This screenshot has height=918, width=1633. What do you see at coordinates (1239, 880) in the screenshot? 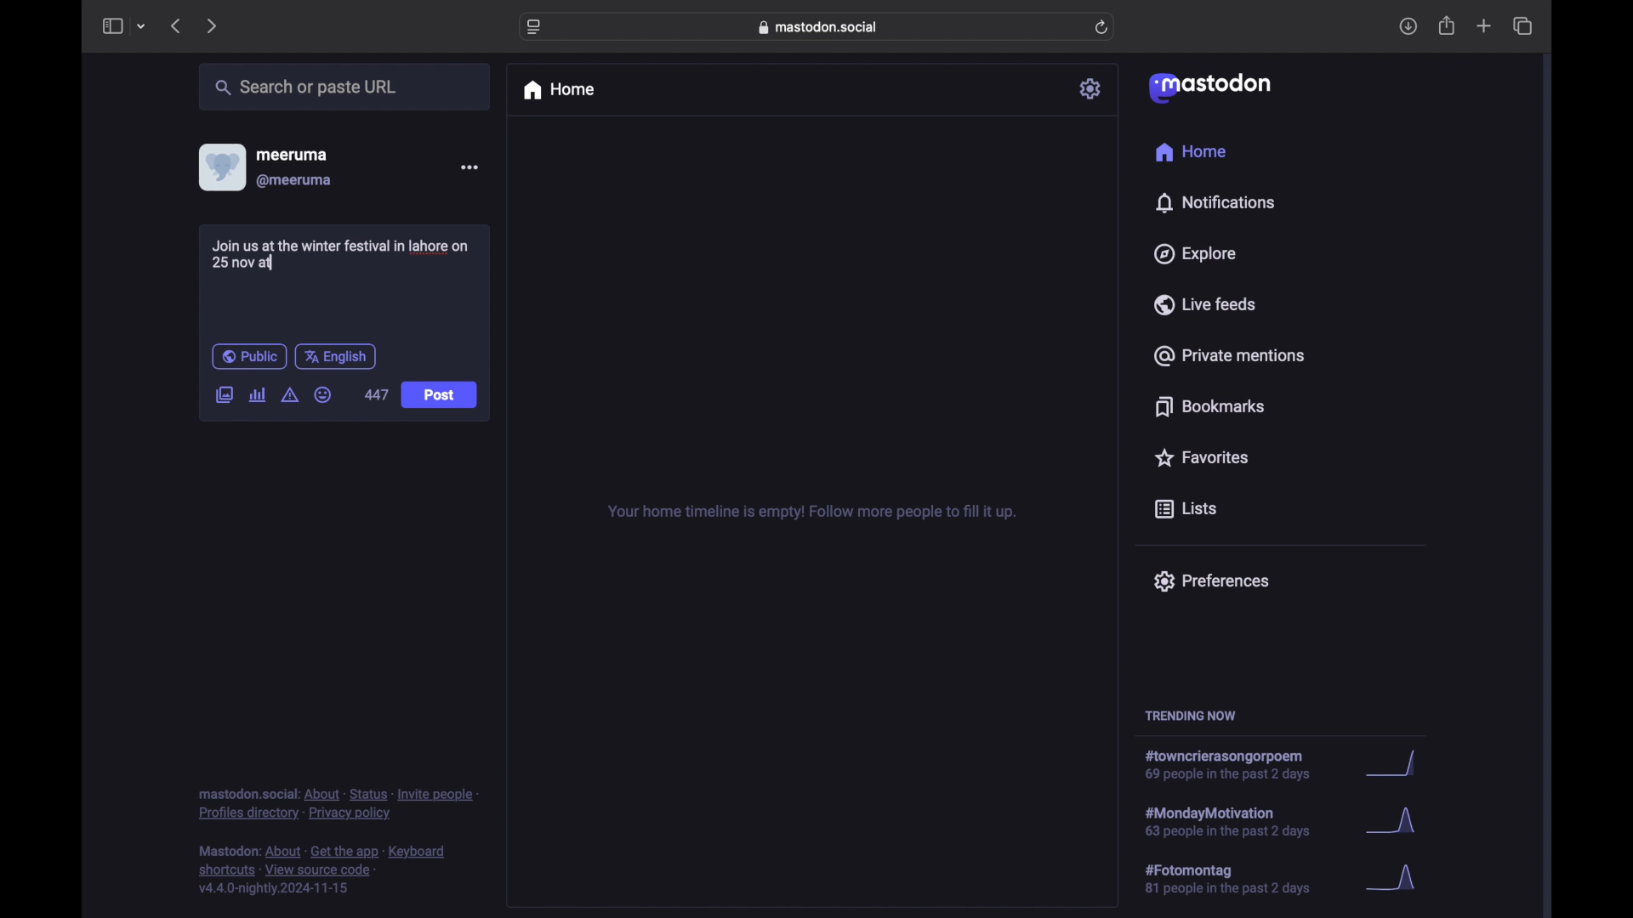
I see `hashtag trend` at bounding box center [1239, 880].